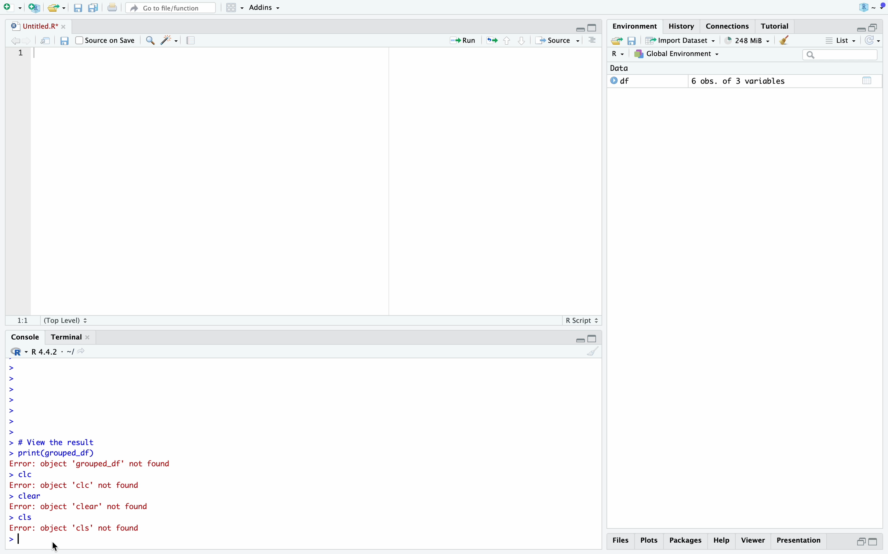 Image resolution: width=888 pixels, height=554 pixels. I want to click on Console, so click(26, 337).